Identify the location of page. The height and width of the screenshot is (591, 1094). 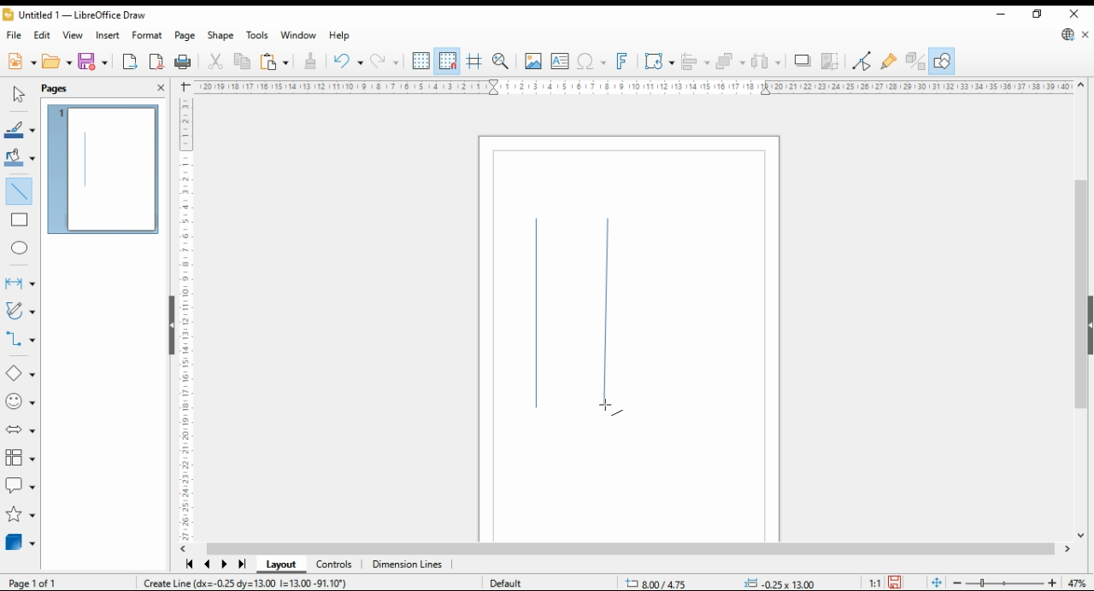
(185, 36).